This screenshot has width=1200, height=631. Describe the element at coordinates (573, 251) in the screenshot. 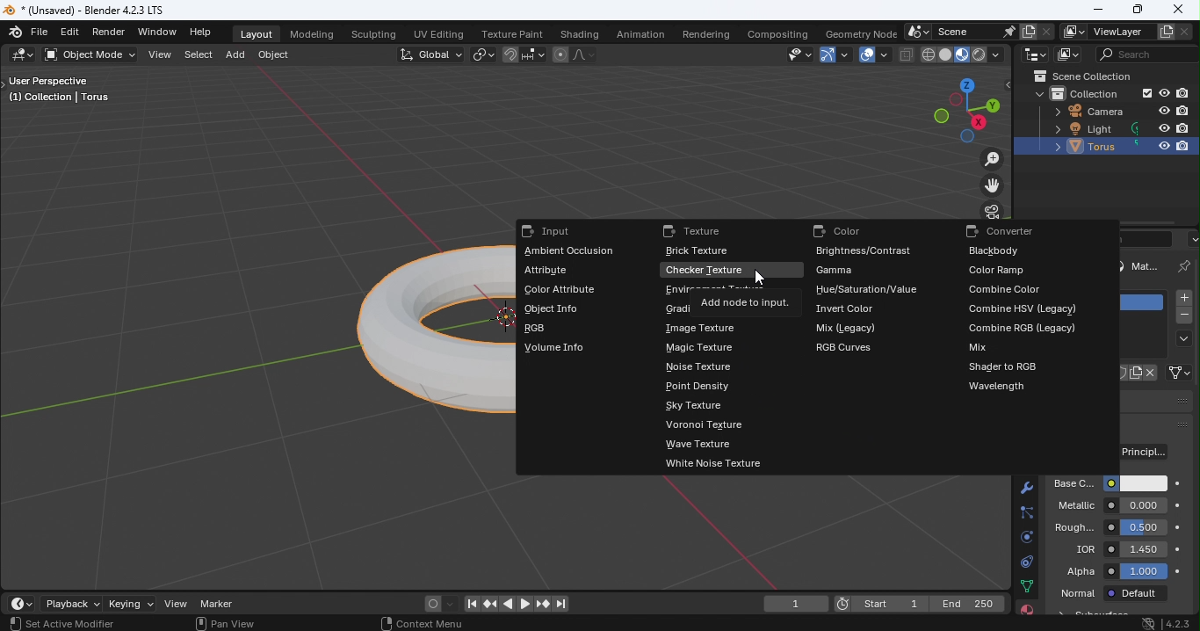

I see `Ambient occlusion` at that location.